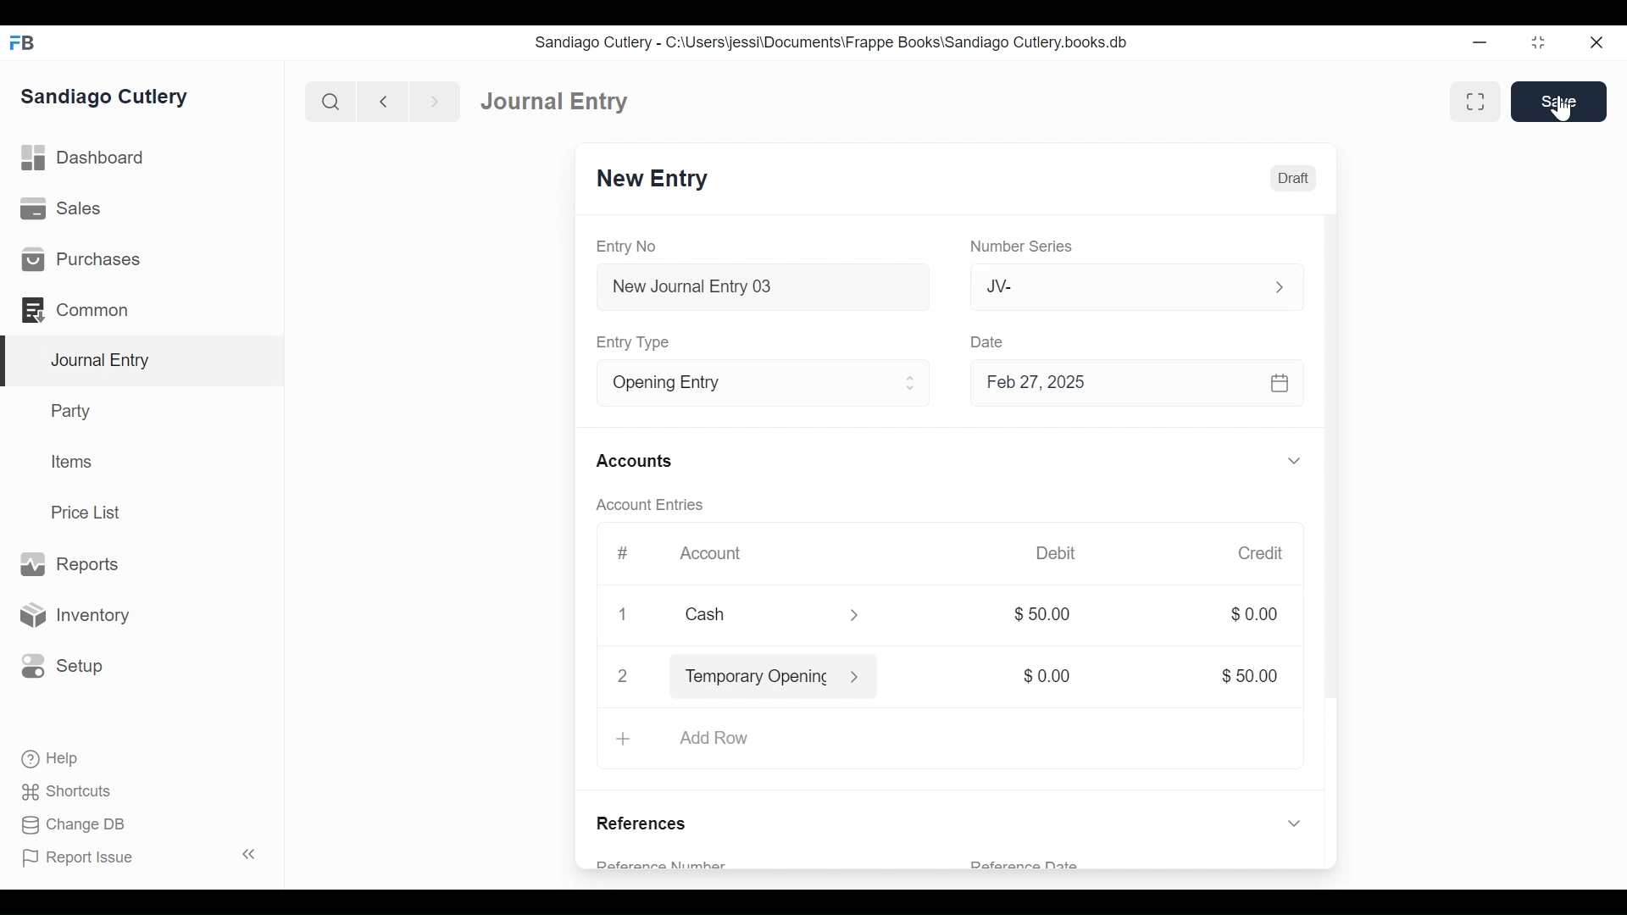 This screenshot has height=915, width=1627. I want to click on + Add Row, so click(689, 739).